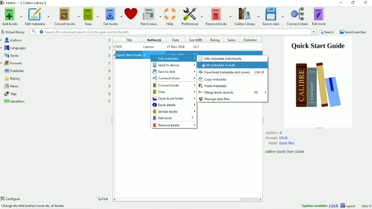  What do you see at coordinates (274, 132) in the screenshot?
I see `Authors` at bounding box center [274, 132].